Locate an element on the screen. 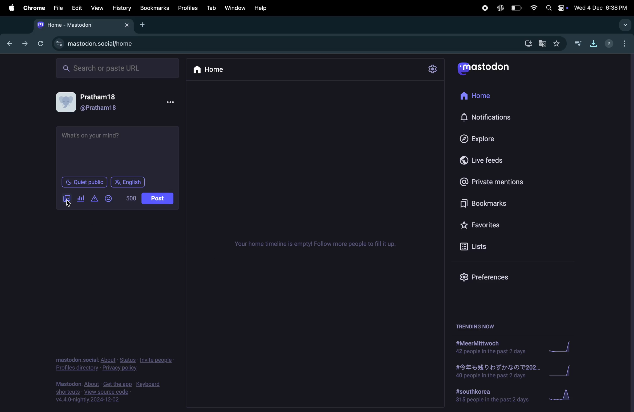  options is located at coordinates (169, 104).